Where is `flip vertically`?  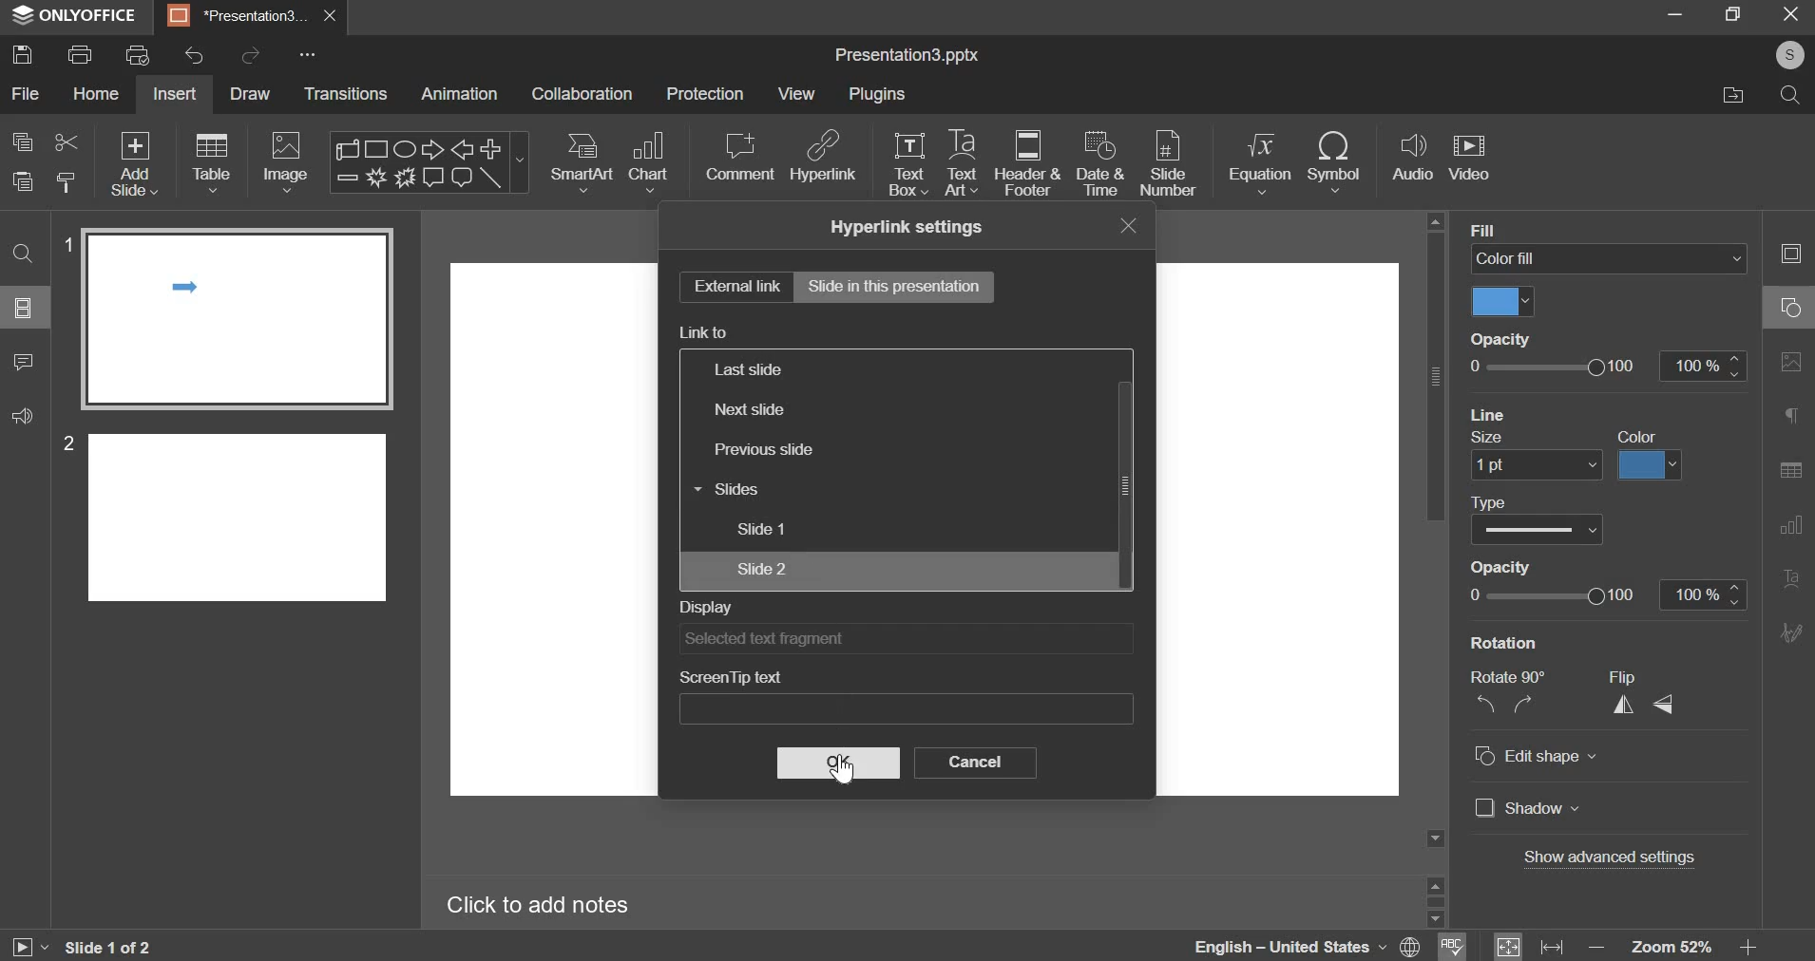
flip vertically is located at coordinates (1661, 705).